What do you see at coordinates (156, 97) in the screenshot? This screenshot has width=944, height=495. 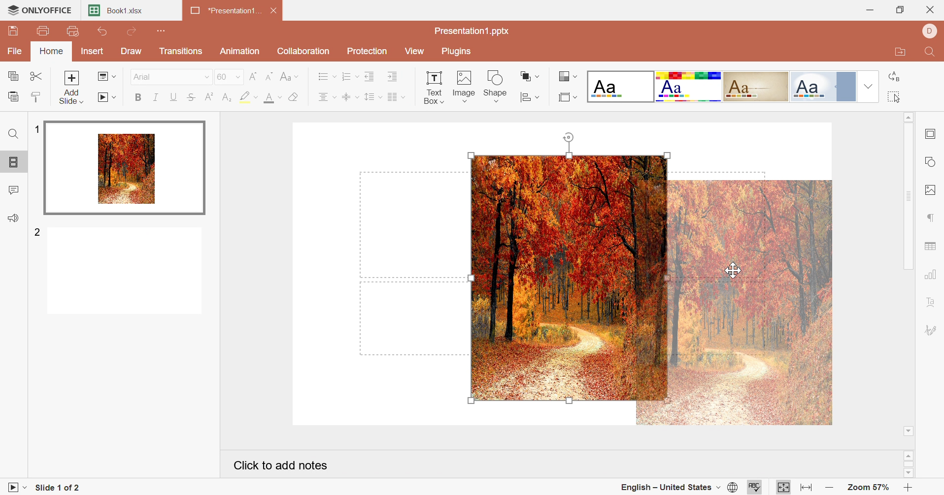 I see `Italic` at bounding box center [156, 97].